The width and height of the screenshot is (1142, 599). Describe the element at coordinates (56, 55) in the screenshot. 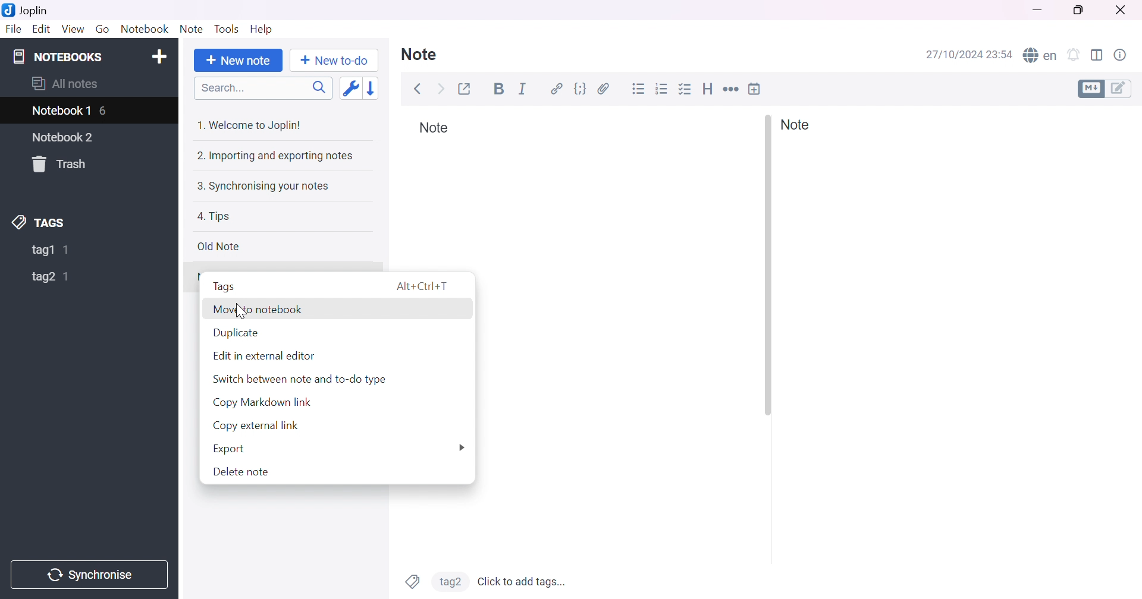

I see `NOTEBOOKS` at that location.